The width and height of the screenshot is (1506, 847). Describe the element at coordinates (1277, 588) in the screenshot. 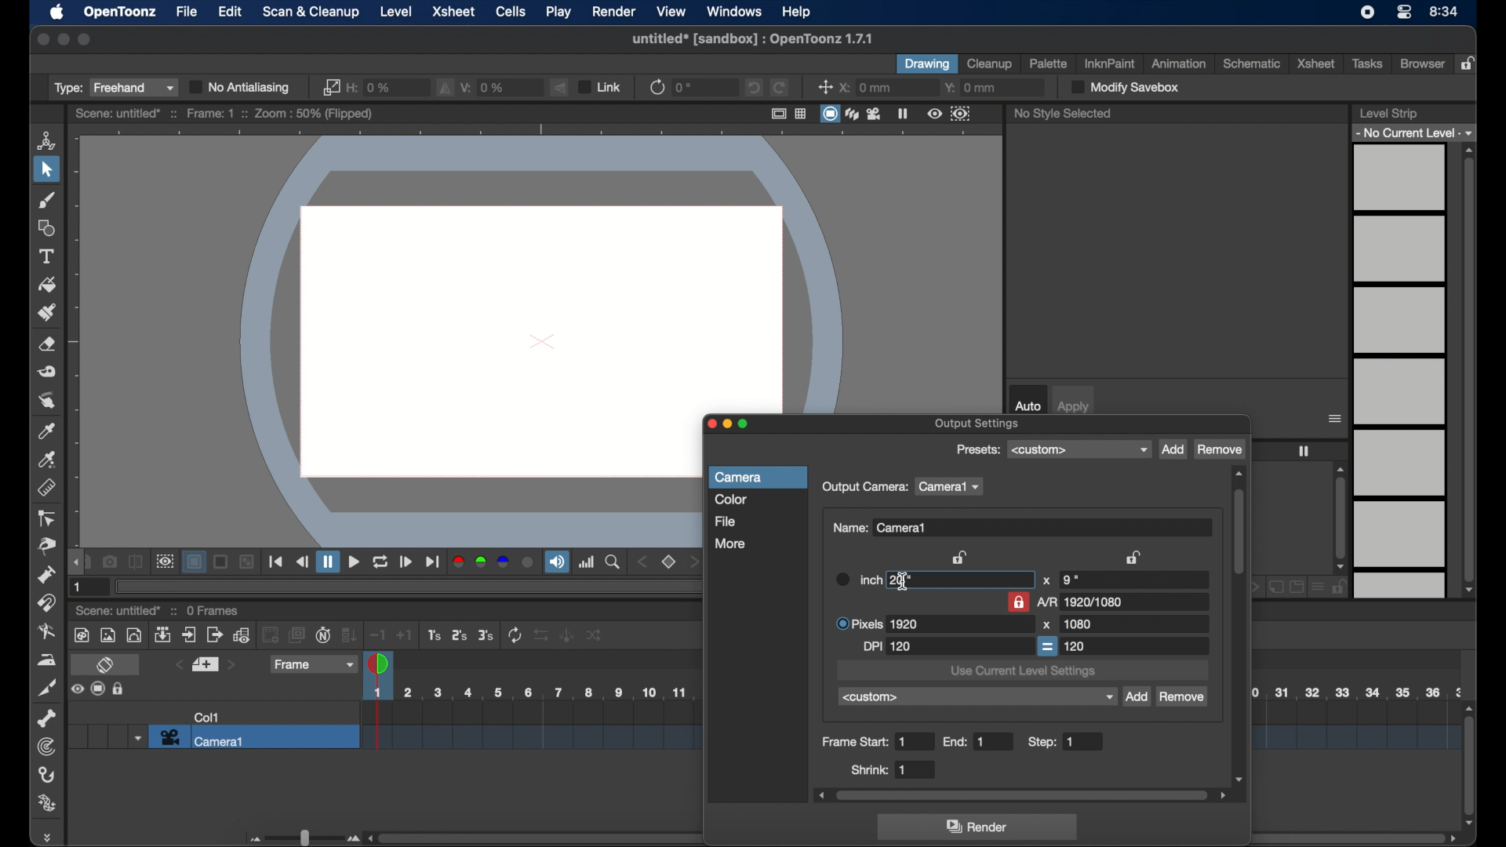

I see `` at that location.